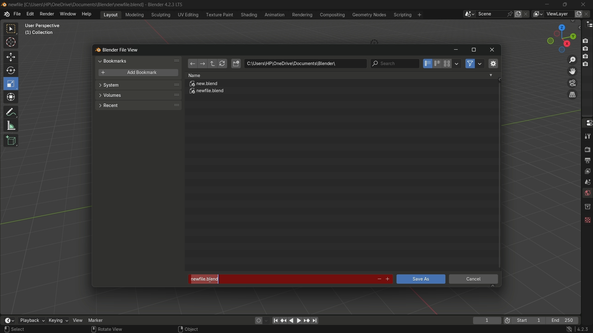 Image resolution: width=593 pixels, height=333 pixels. I want to click on new directory, so click(236, 64).